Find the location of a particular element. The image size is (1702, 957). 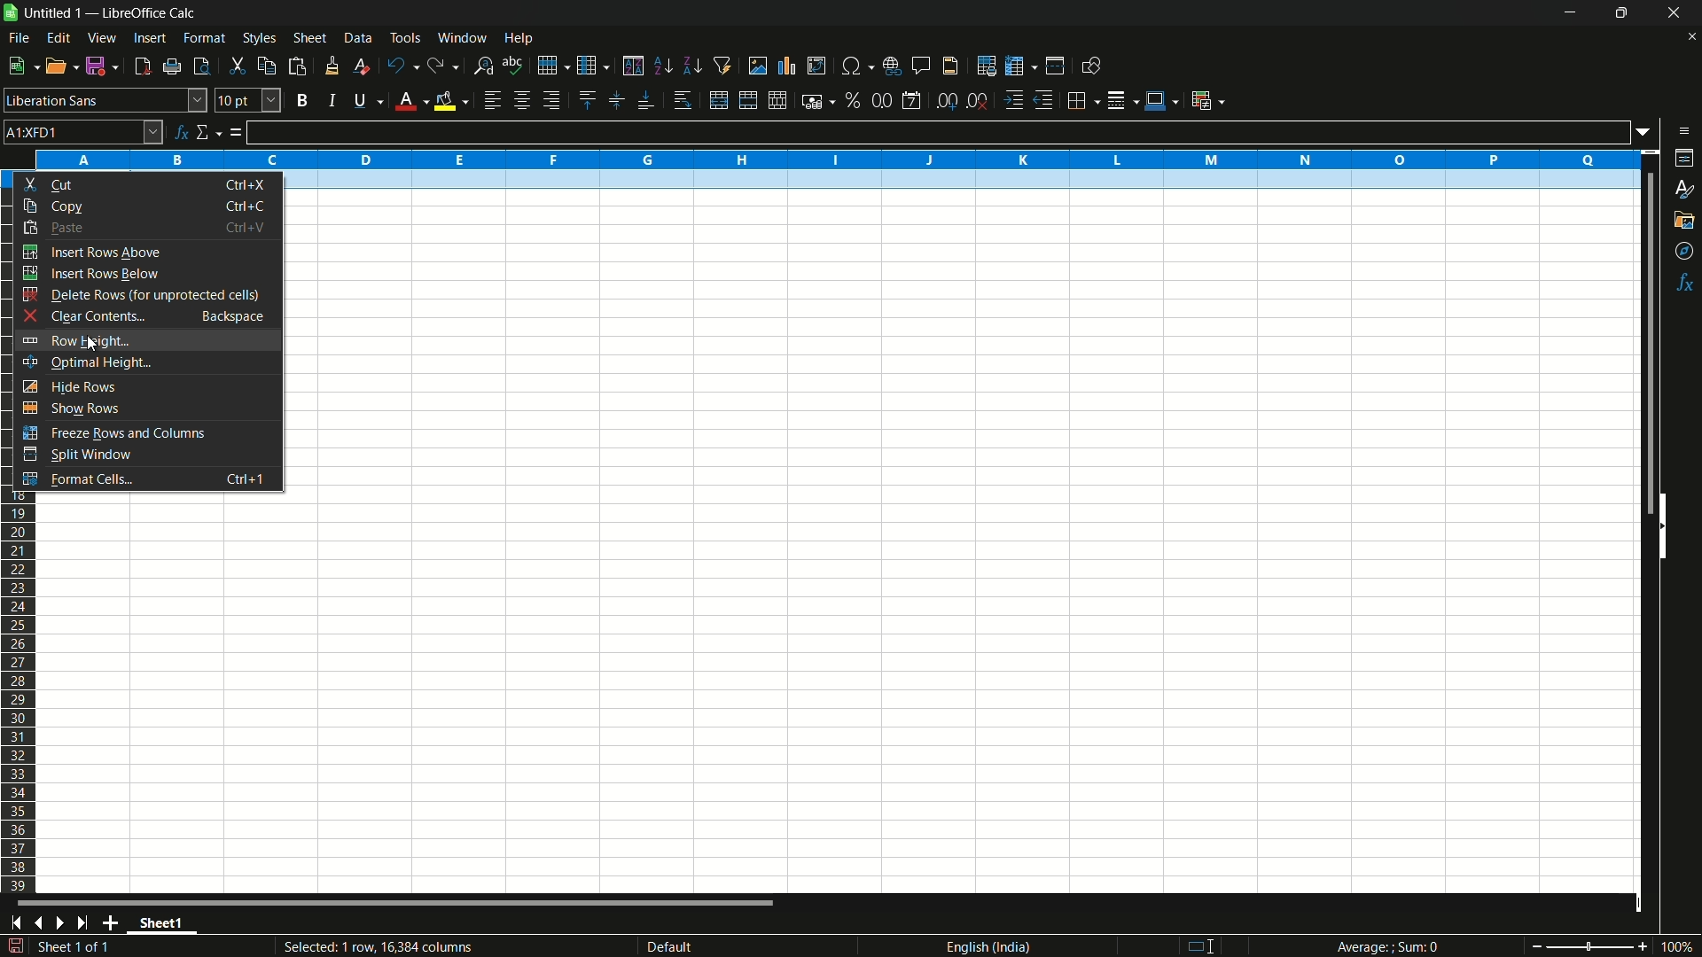

print is located at coordinates (172, 67).